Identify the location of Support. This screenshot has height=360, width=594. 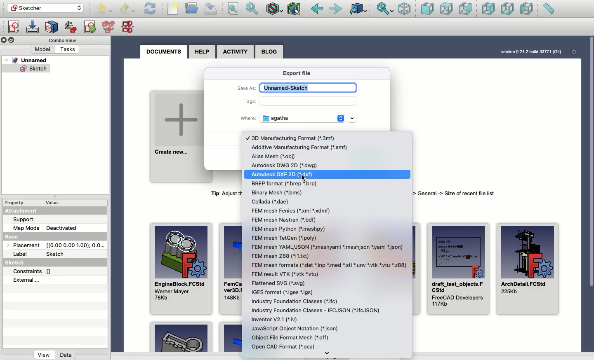
(26, 219).